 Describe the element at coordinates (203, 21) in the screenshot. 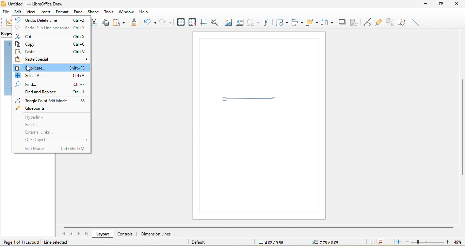

I see `helping while moving` at that location.